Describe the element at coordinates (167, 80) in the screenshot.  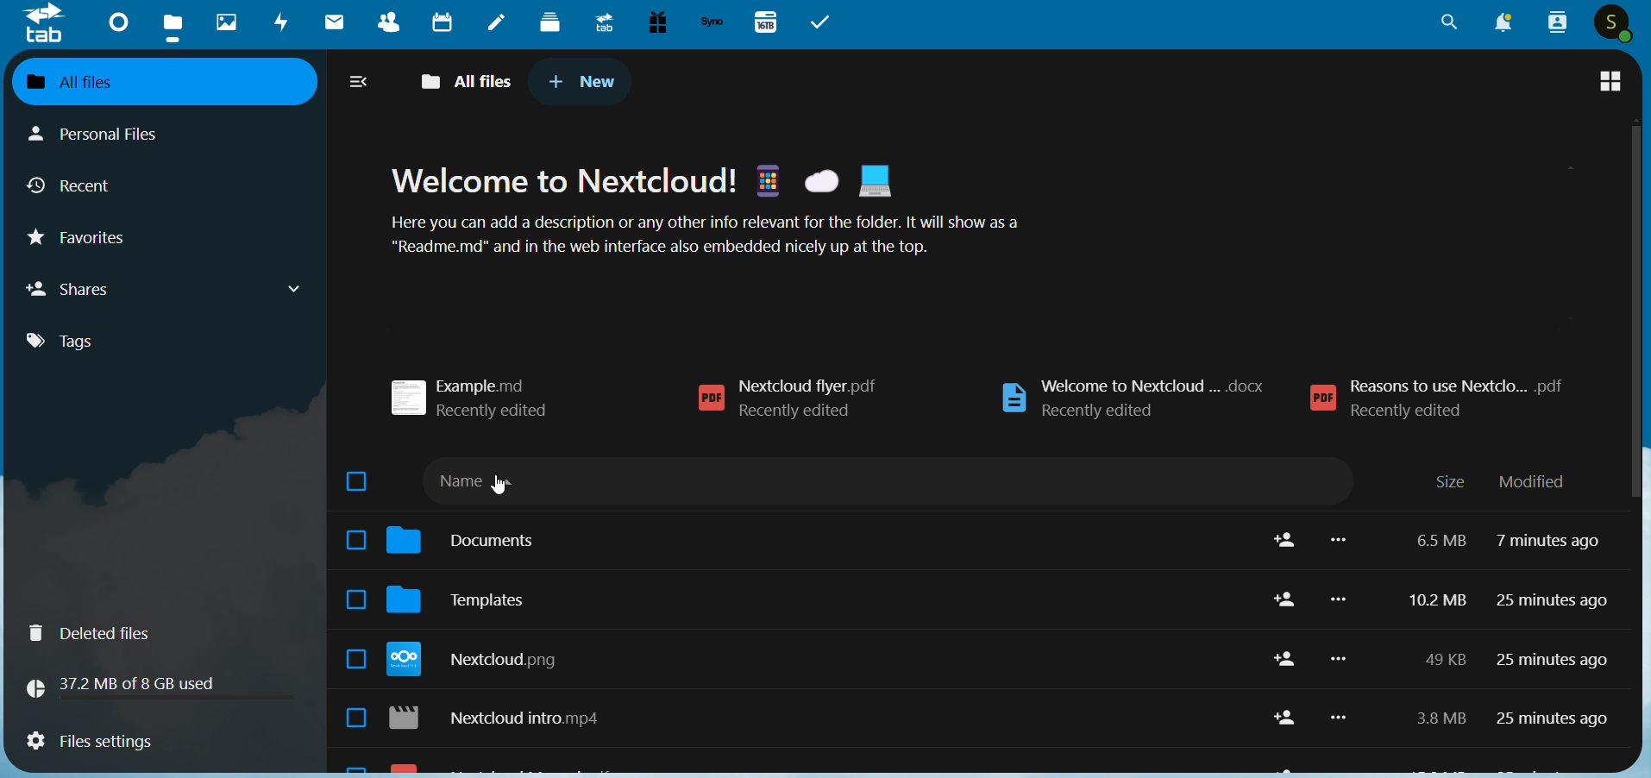
I see `All Files` at that location.